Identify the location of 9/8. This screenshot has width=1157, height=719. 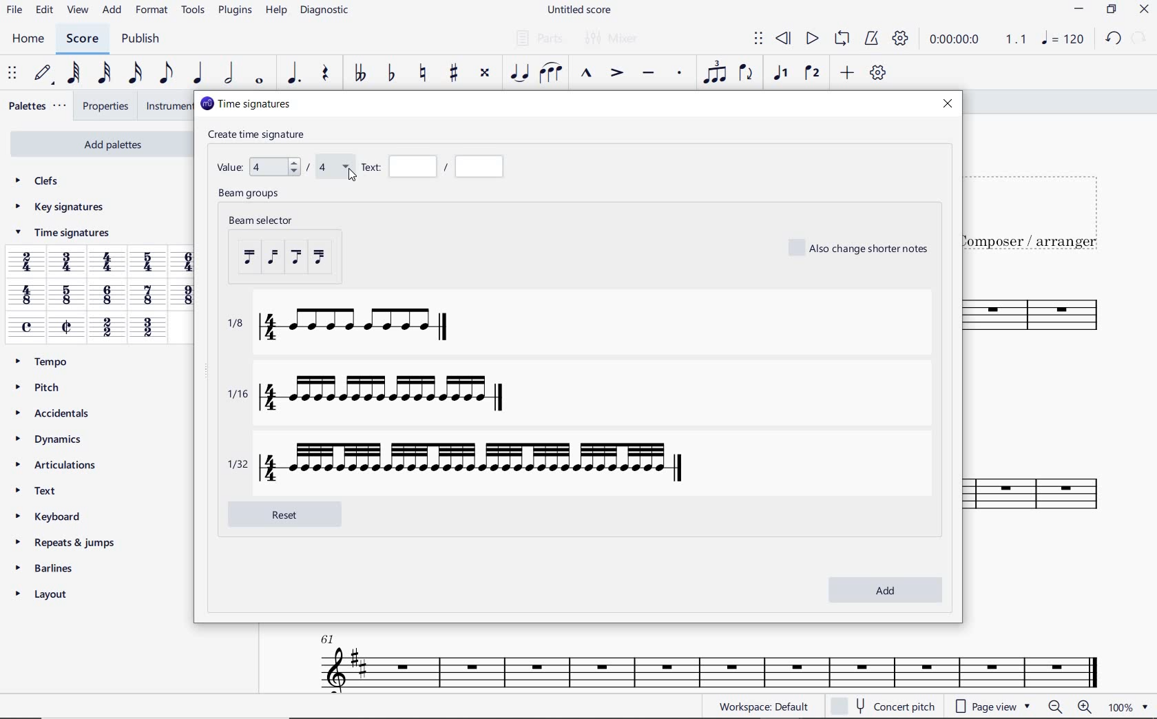
(185, 295).